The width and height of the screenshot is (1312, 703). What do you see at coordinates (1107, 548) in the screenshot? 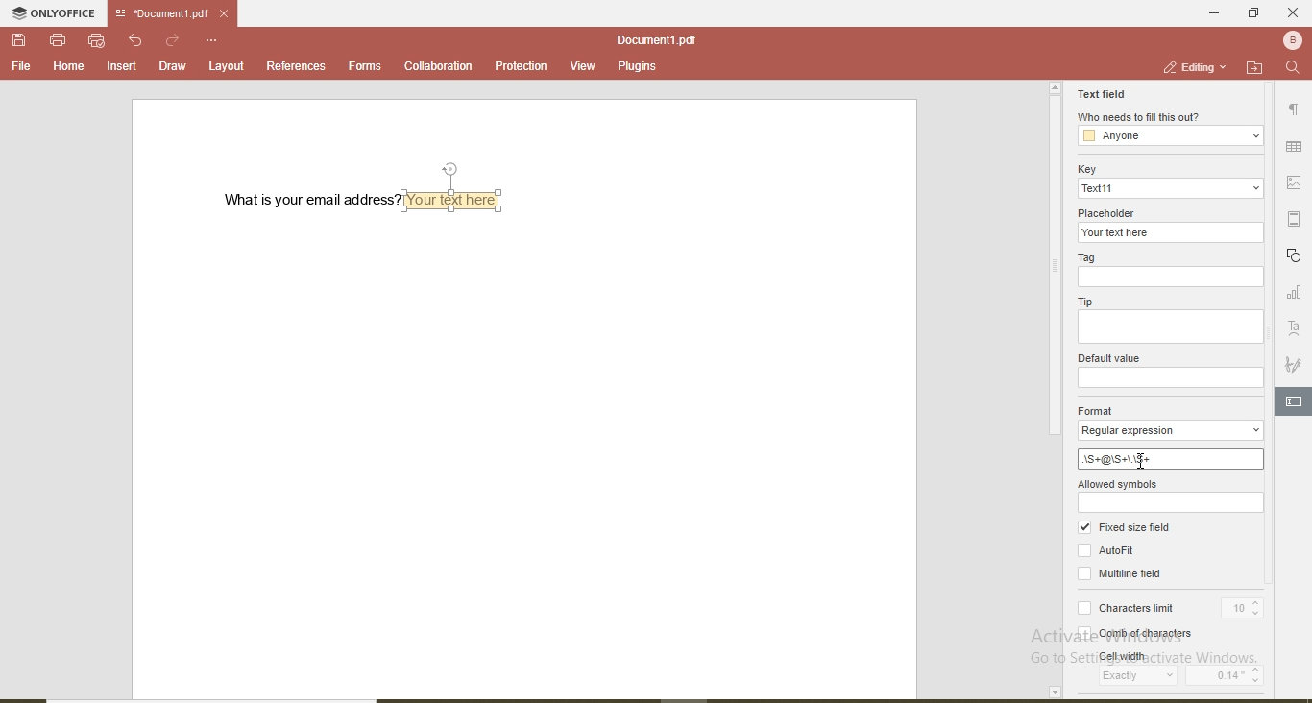
I see `Autofit` at bounding box center [1107, 548].